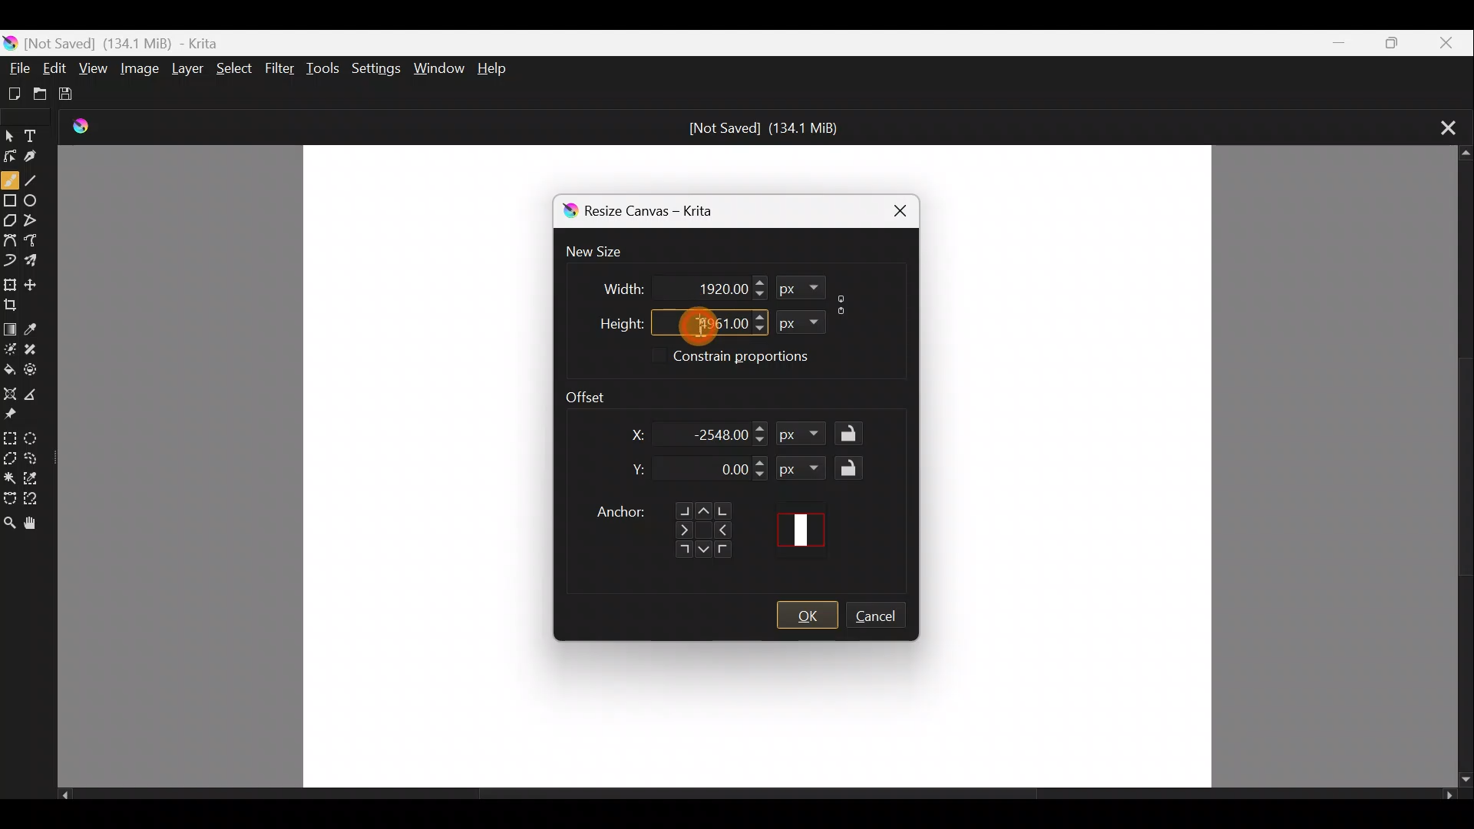  Describe the element at coordinates (94, 68) in the screenshot. I see `View` at that location.